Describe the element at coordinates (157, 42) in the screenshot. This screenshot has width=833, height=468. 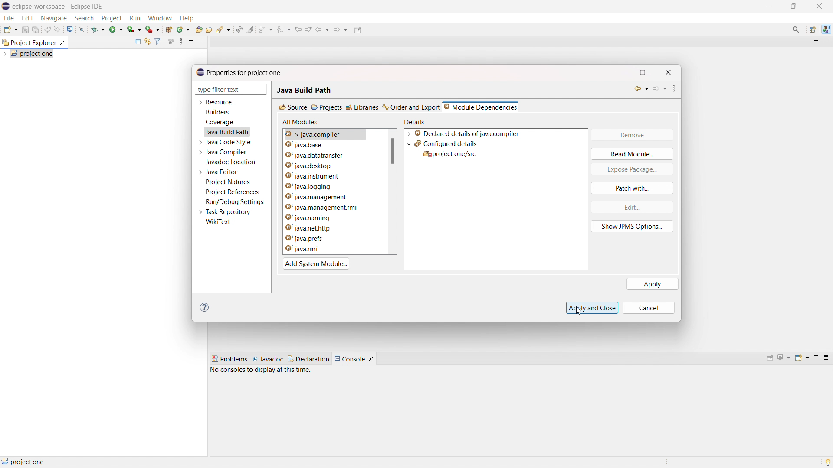
I see `select and deselect filters` at that location.